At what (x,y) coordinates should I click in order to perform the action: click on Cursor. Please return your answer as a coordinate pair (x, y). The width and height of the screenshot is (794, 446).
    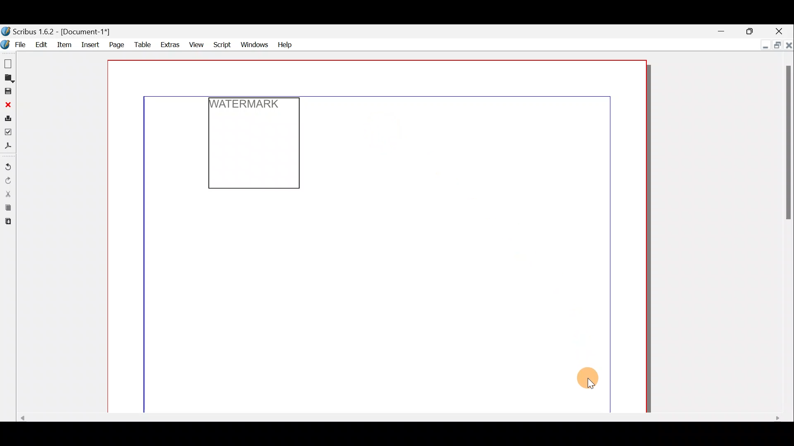
    Looking at the image, I should click on (592, 384).